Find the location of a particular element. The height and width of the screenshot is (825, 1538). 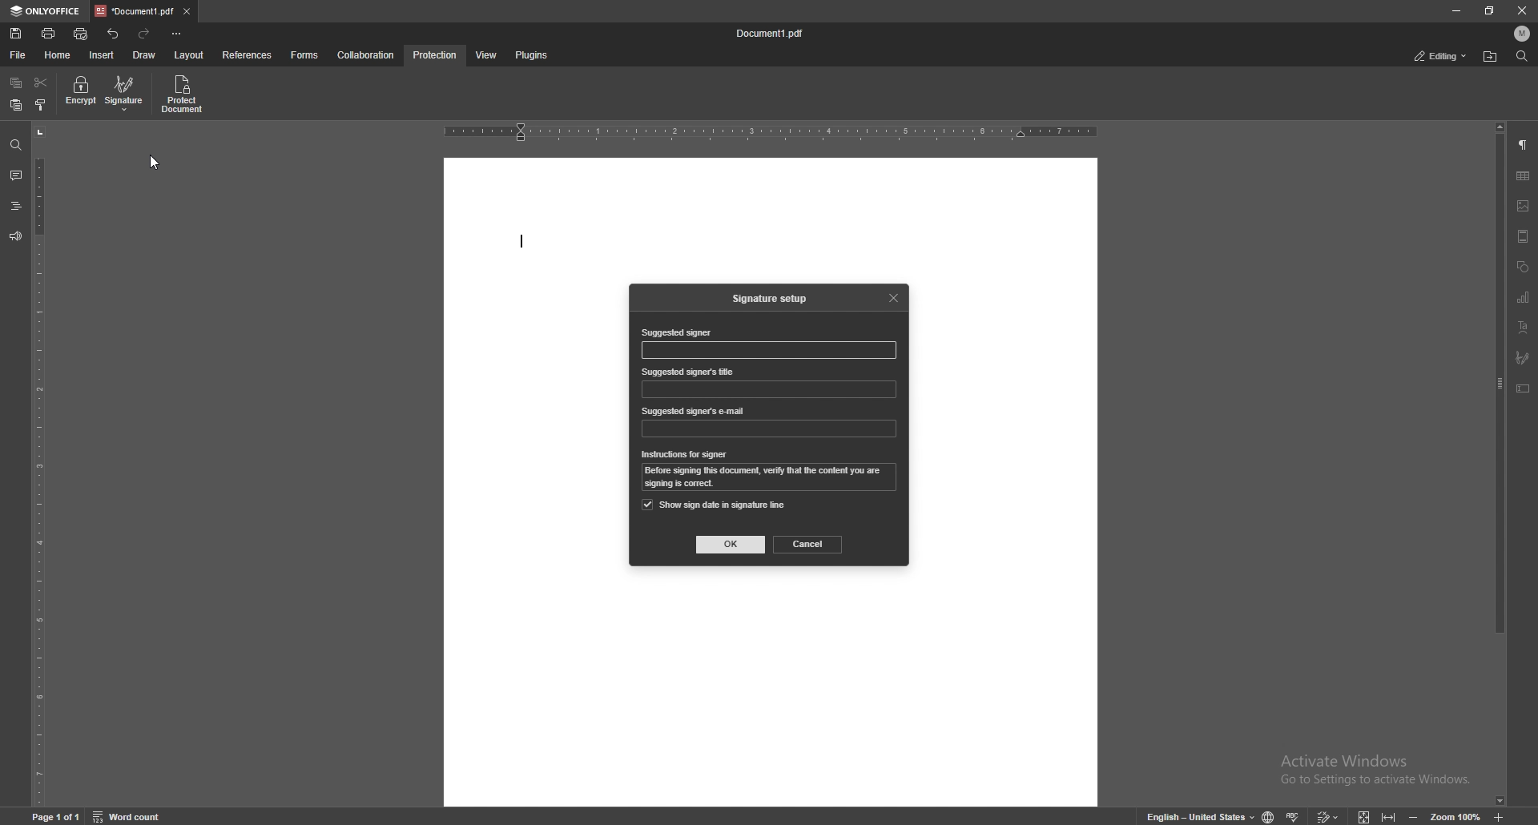

show sign date is located at coordinates (715, 505).